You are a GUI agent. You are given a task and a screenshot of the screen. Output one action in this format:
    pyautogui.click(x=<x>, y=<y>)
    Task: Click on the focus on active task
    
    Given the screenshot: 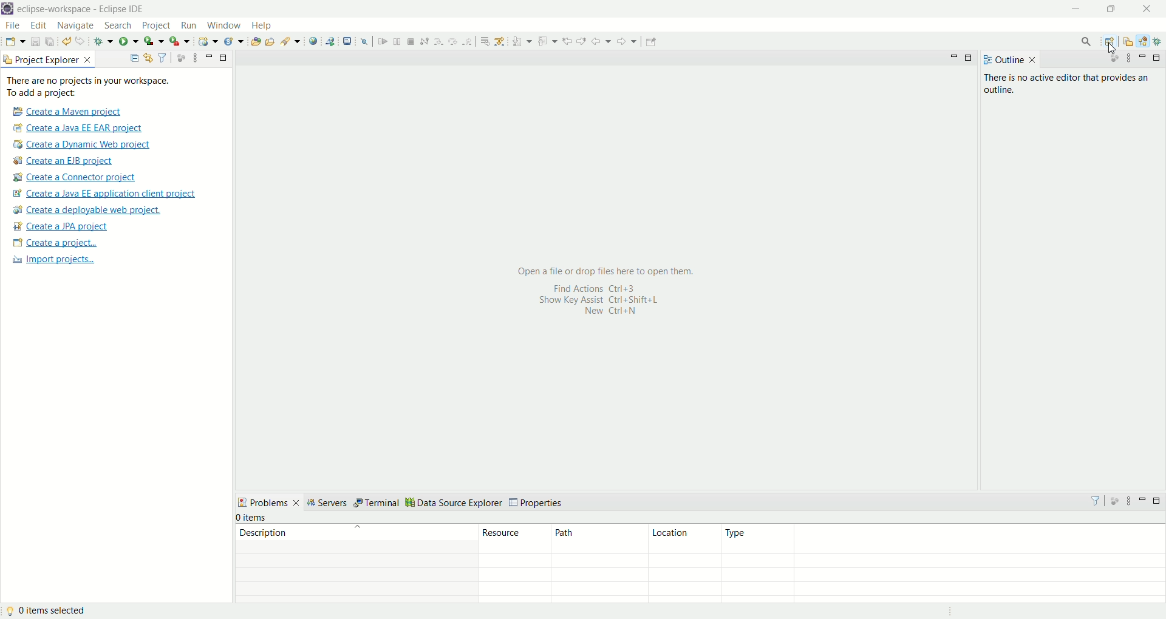 What is the action you would take?
    pyautogui.click(x=180, y=58)
    